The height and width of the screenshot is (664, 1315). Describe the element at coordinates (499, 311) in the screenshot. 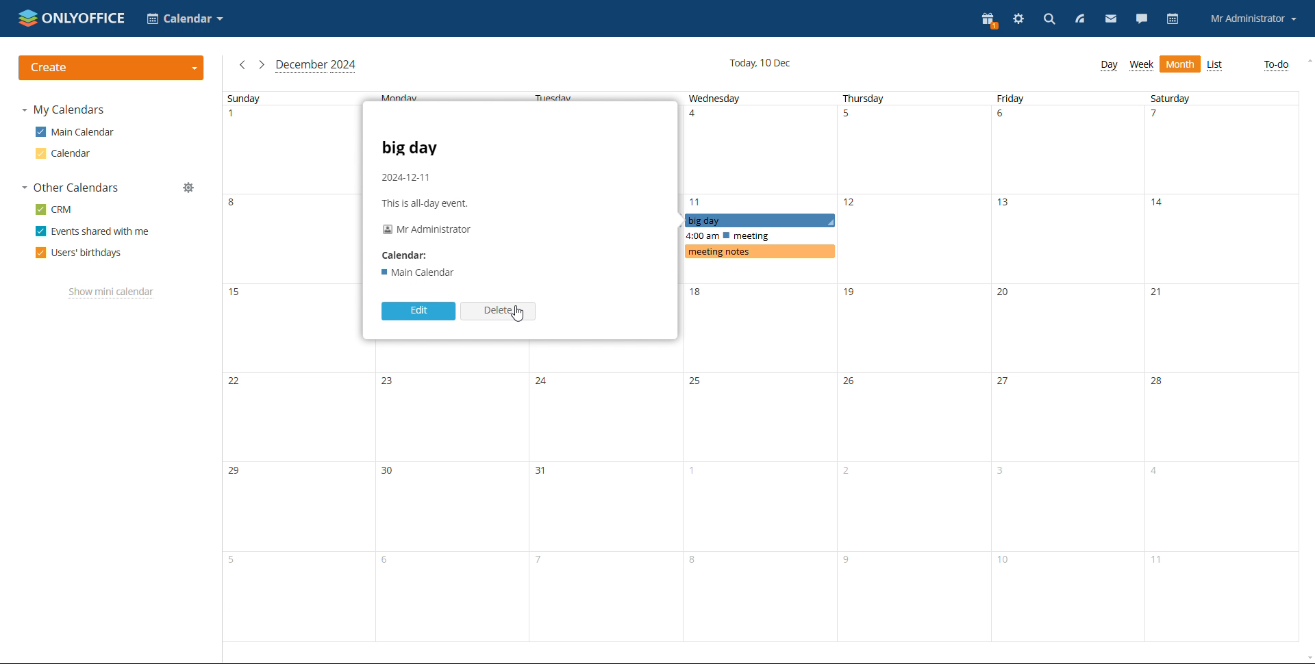

I see `delete` at that location.